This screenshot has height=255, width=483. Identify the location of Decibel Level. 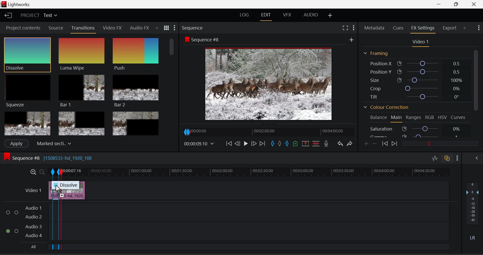
(473, 212).